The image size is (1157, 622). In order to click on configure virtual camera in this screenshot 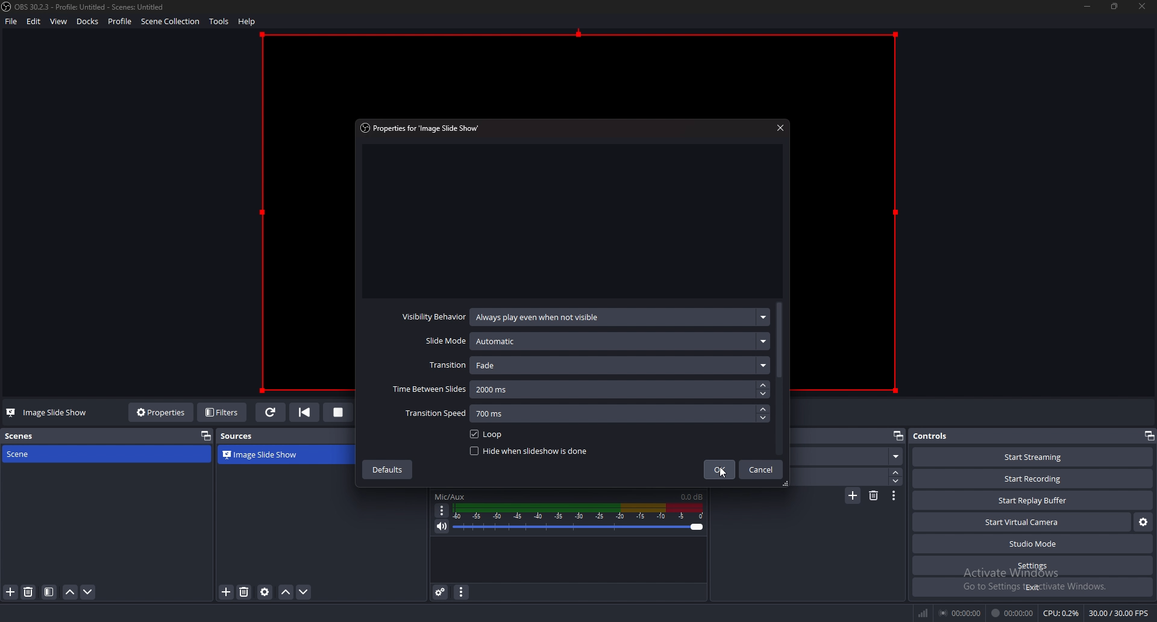, I will do `click(1144, 521)`.